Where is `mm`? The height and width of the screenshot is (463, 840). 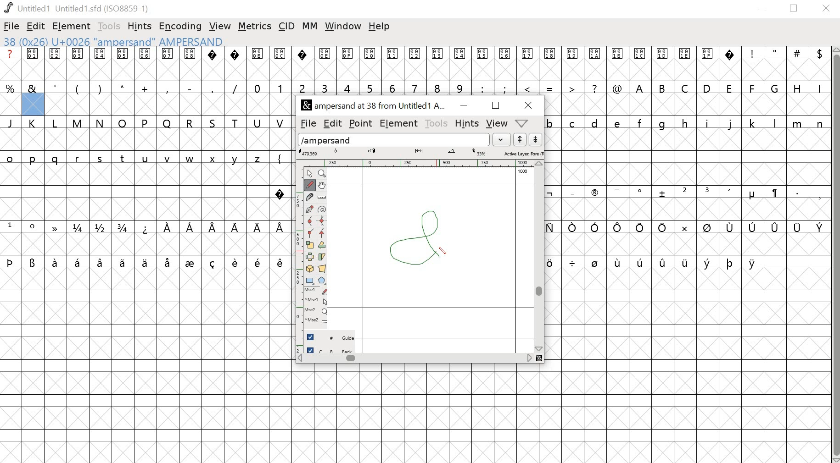 mm is located at coordinates (310, 26).